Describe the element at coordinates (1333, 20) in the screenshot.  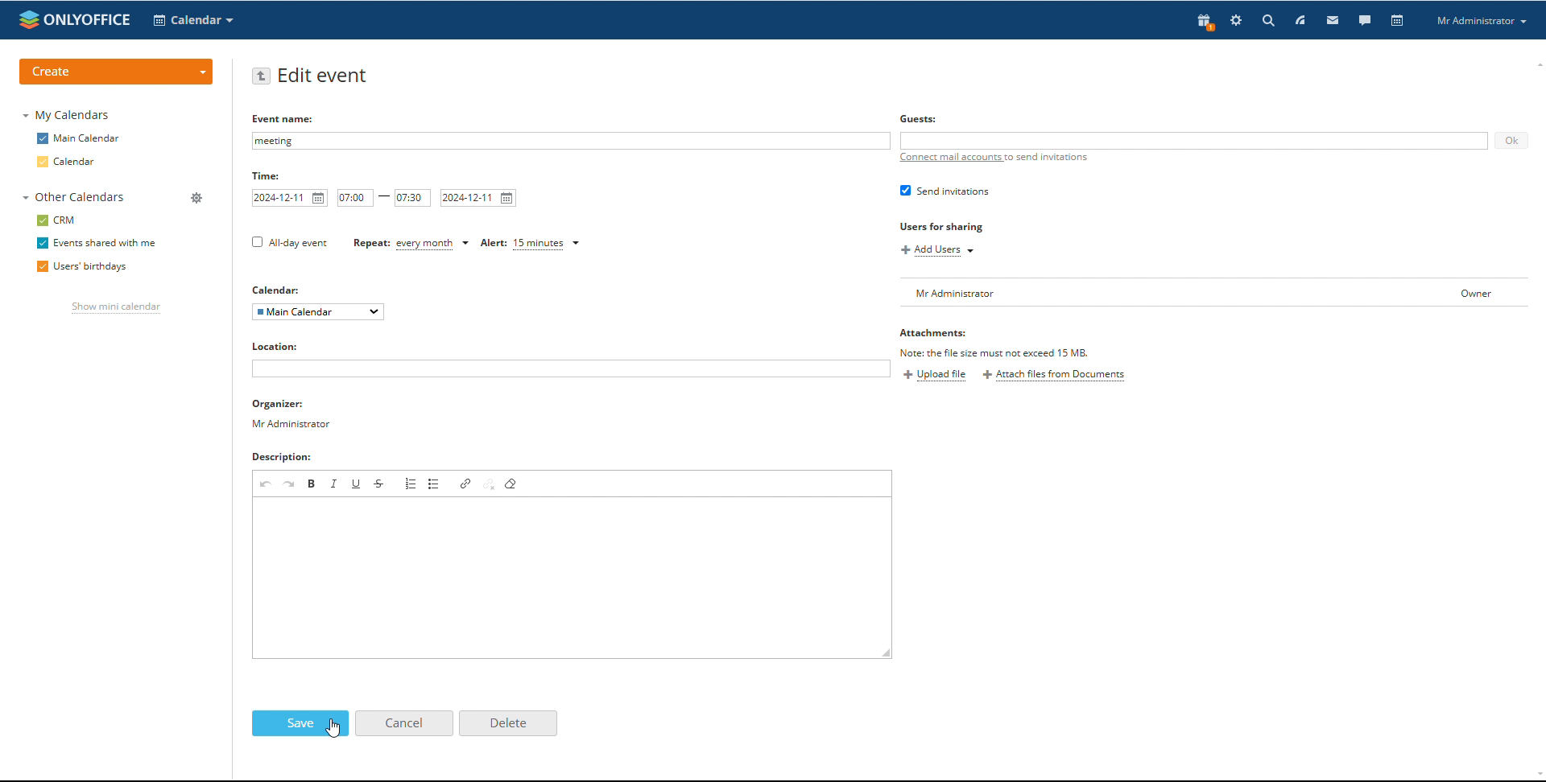
I see `mail` at that location.